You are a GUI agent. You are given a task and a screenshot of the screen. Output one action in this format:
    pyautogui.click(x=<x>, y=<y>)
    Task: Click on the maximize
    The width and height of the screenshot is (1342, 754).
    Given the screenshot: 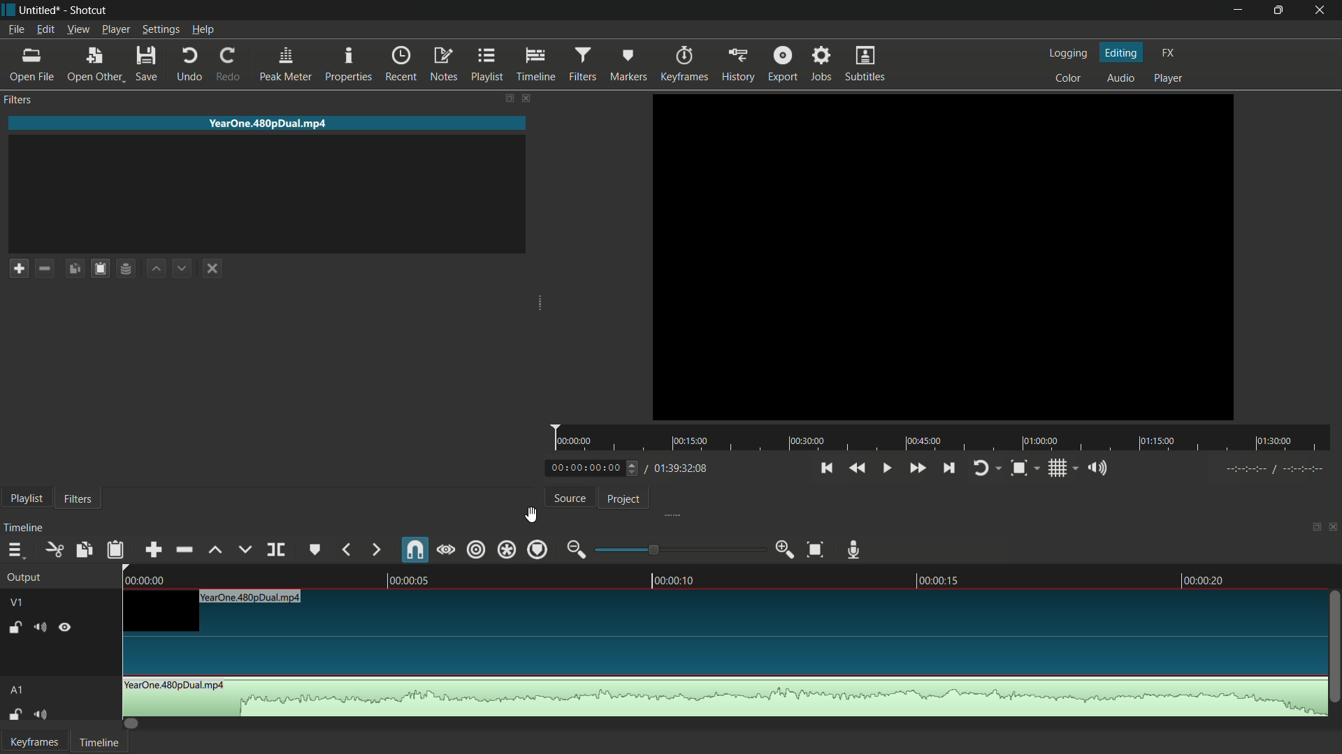 What is the action you would take?
    pyautogui.click(x=1278, y=10)
    